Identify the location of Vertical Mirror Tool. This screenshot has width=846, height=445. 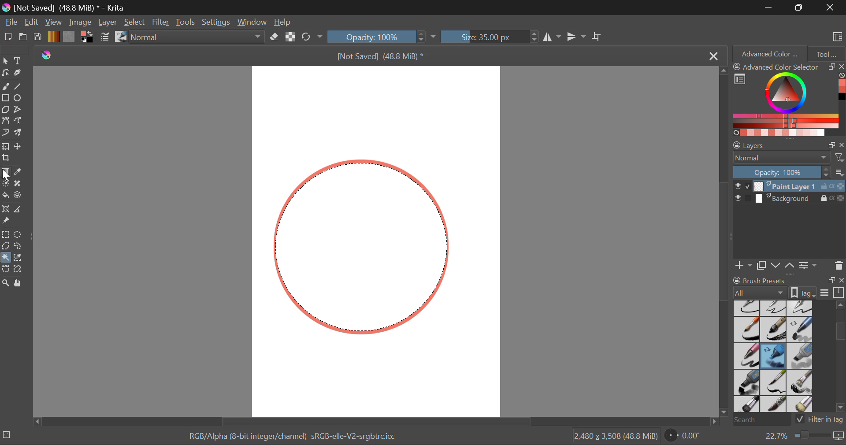
(576, 37).